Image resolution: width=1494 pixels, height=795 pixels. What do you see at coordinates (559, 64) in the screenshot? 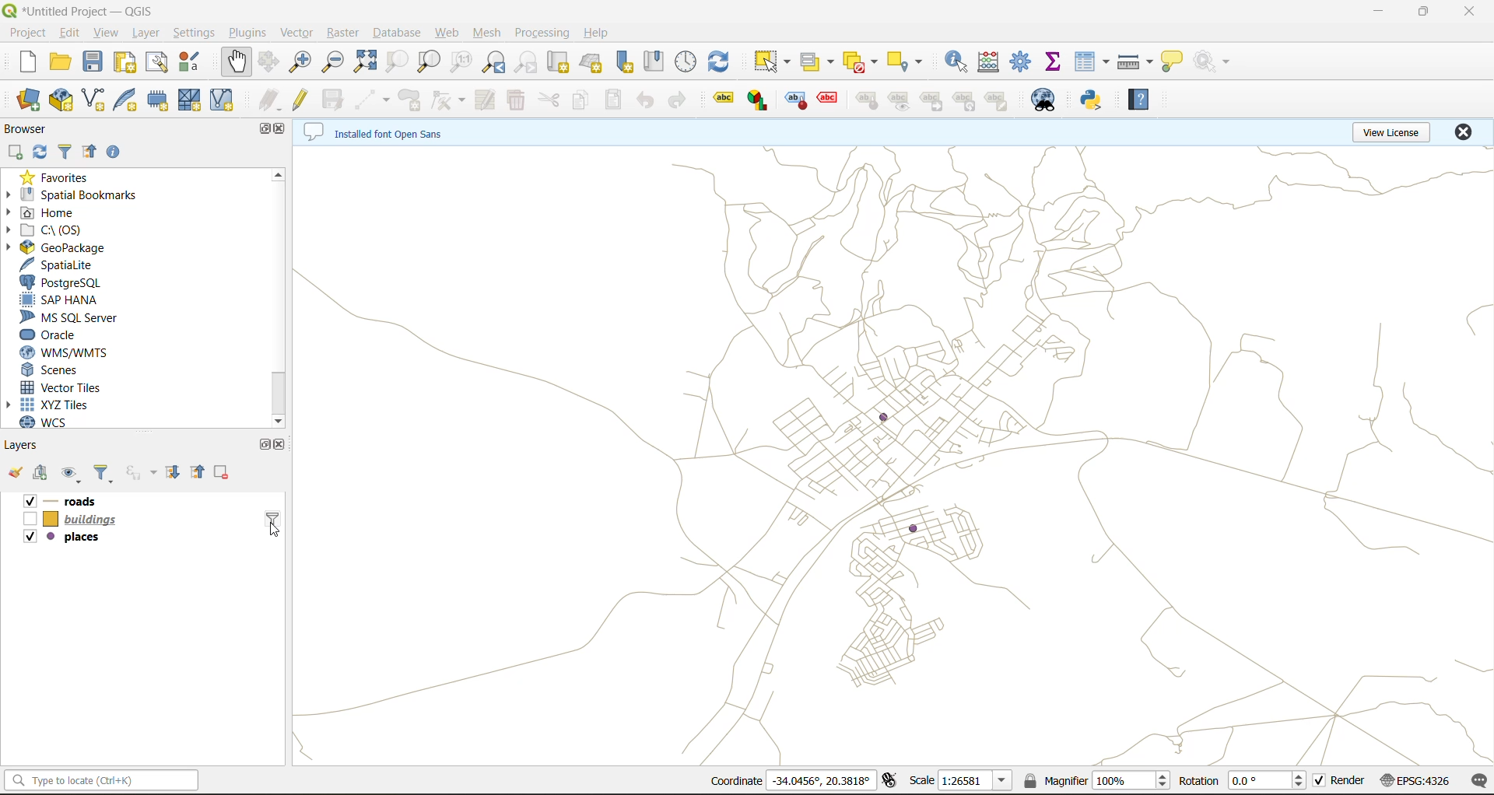
I see `new map view` at bounding box center [559, 64].